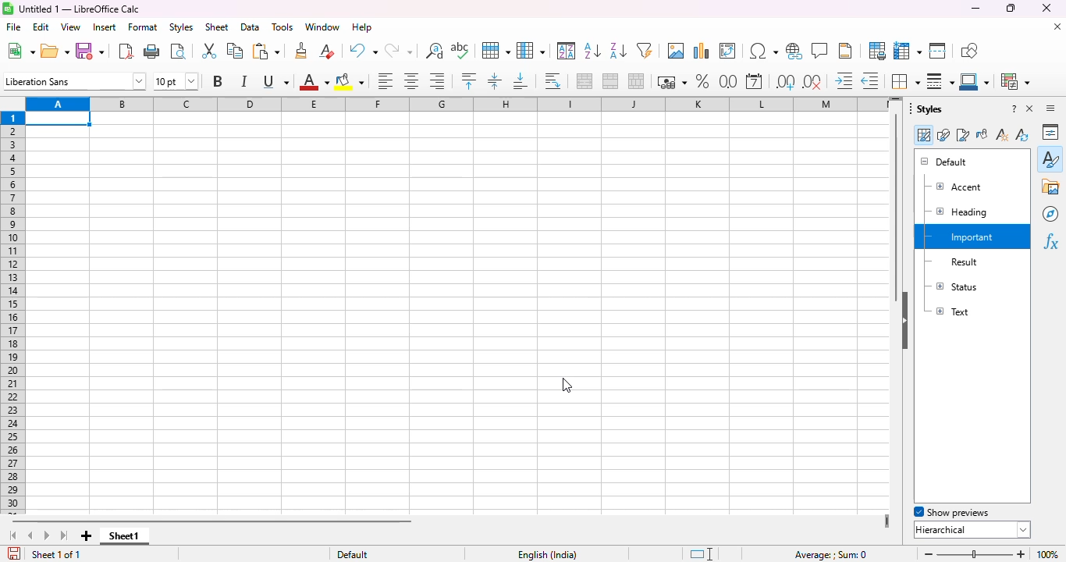 This screenshot has height=562, width=1066. What do you see at coordinates (975, 8) in the screenshot?
I see `minimize` at bounding box center [975, 8].